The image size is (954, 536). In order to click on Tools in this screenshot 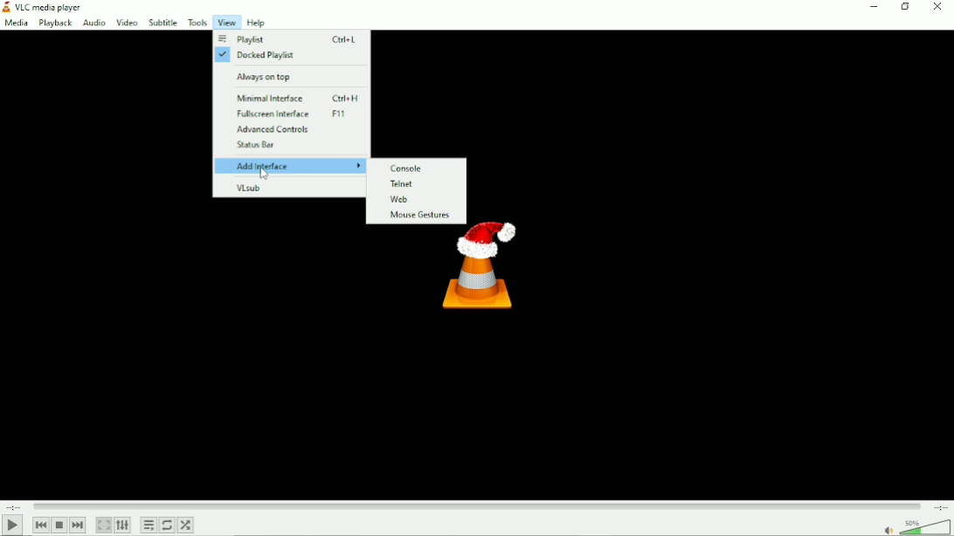, I will do `click(197, 20)`.